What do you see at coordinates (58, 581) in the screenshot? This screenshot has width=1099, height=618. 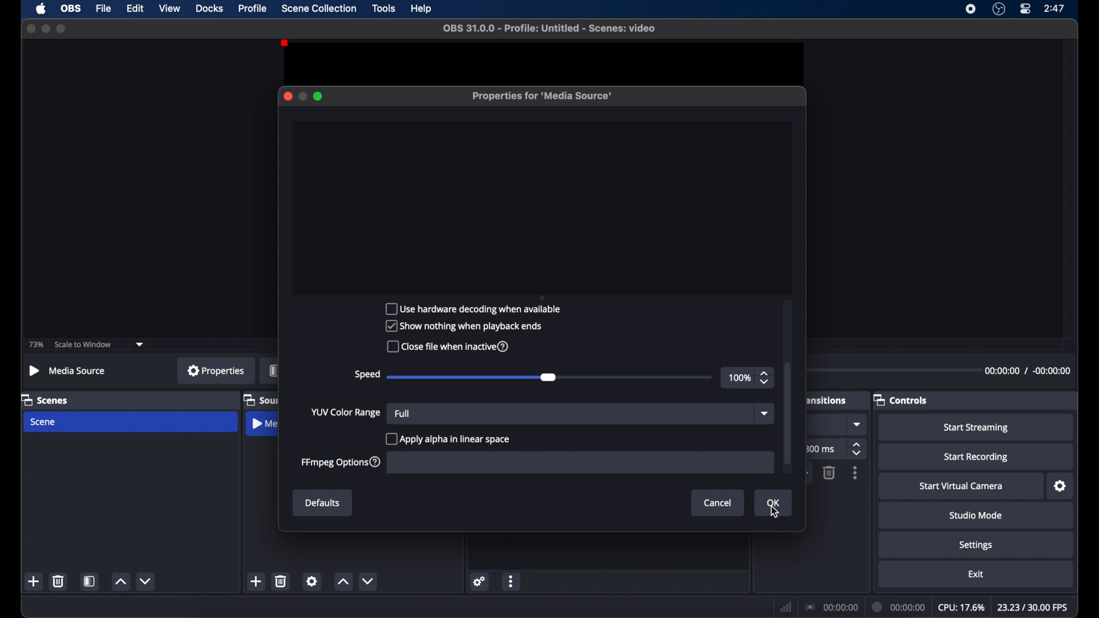 I see `delete` at bounding box center [58, 581].